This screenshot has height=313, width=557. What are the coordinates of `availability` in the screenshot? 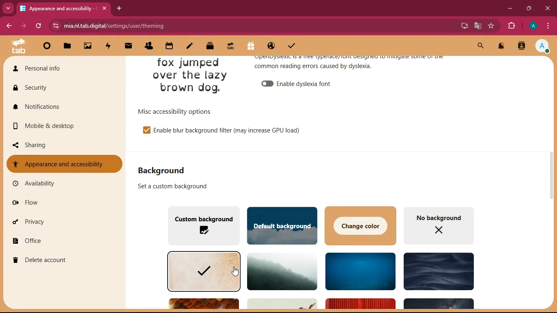 It's located at (60, 183).